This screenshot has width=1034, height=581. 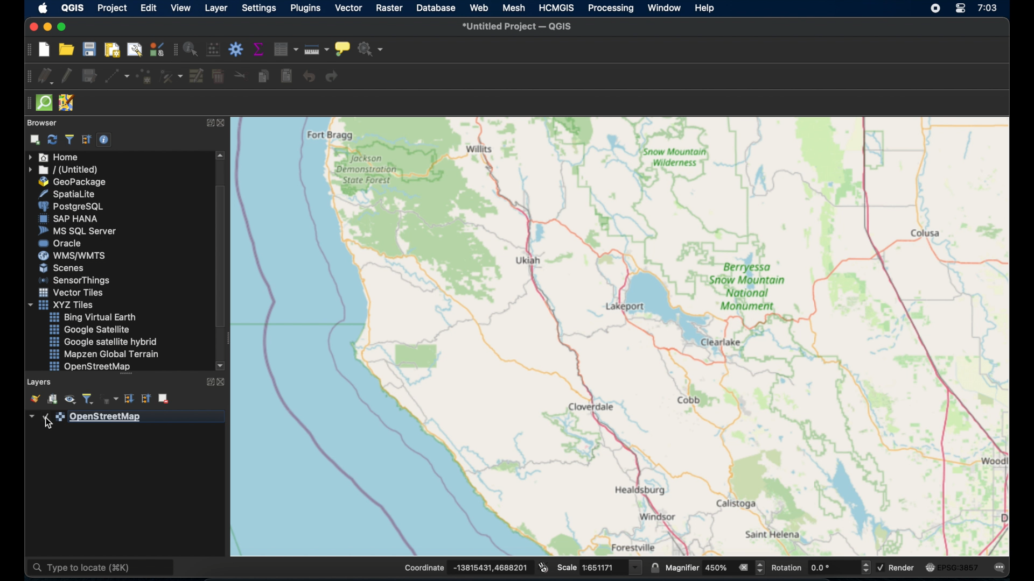 What do you see at coordinates (61, 243) in the screenshot?
I see `oracle` at bounding box center [61, 243].